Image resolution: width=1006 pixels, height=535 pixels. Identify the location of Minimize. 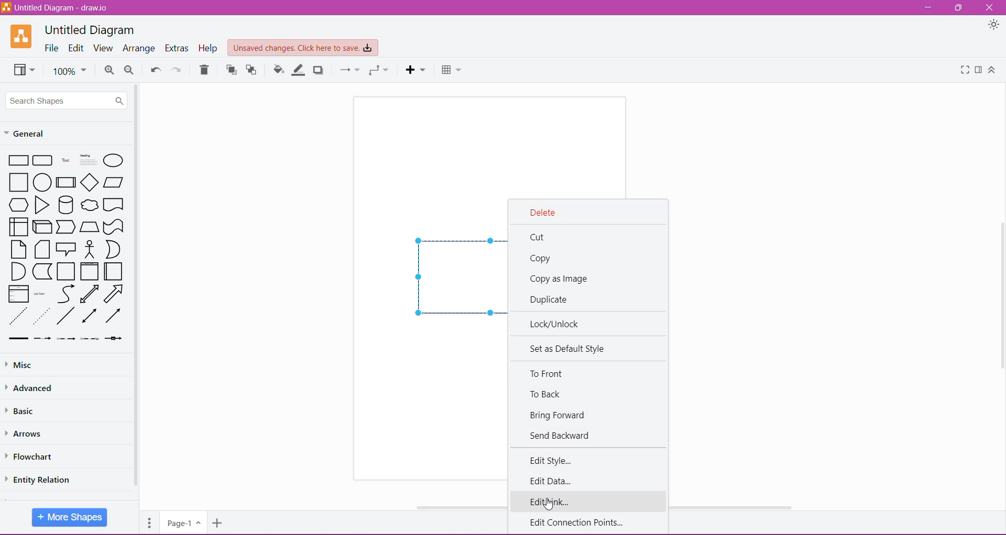
(931, 7).